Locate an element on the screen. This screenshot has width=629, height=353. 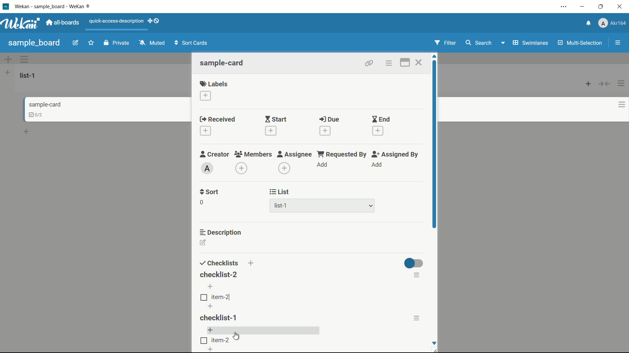
checklist actions is located at coordinates (417, 274).